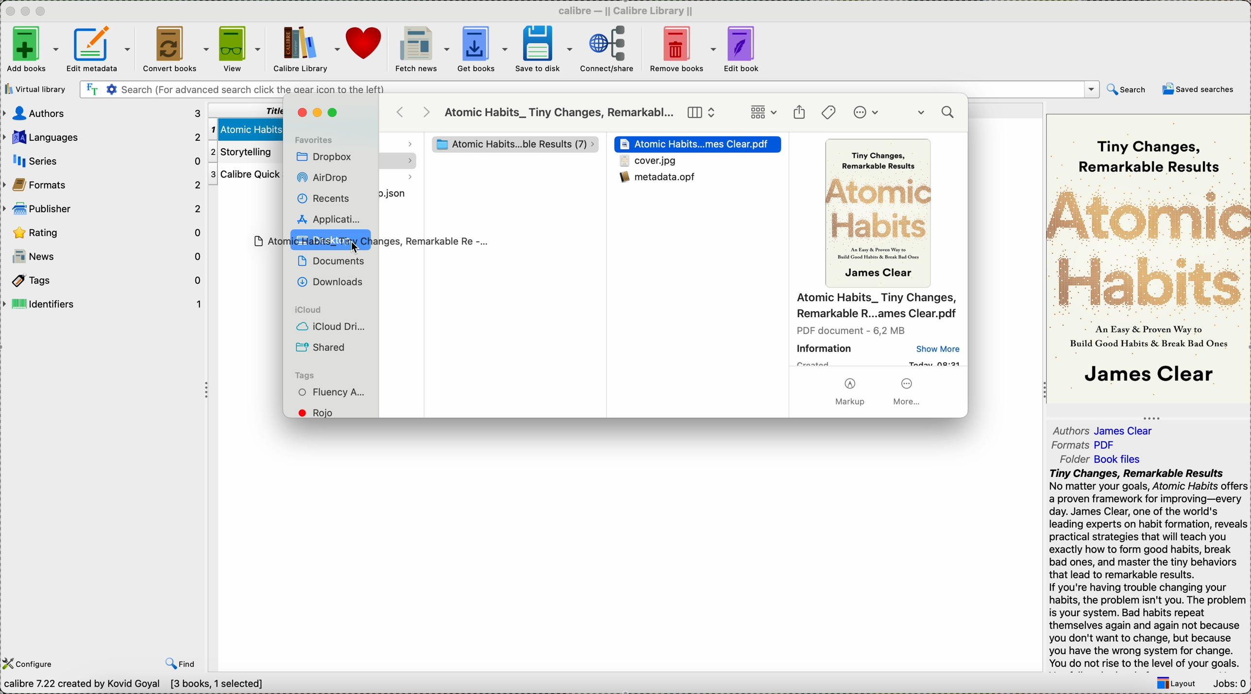 The width and height of the screenshot is (1251, 694). What do you see at coordinates (37, 89) in the screenshot?
I see `virtual library` at bounding box center [37, 89].